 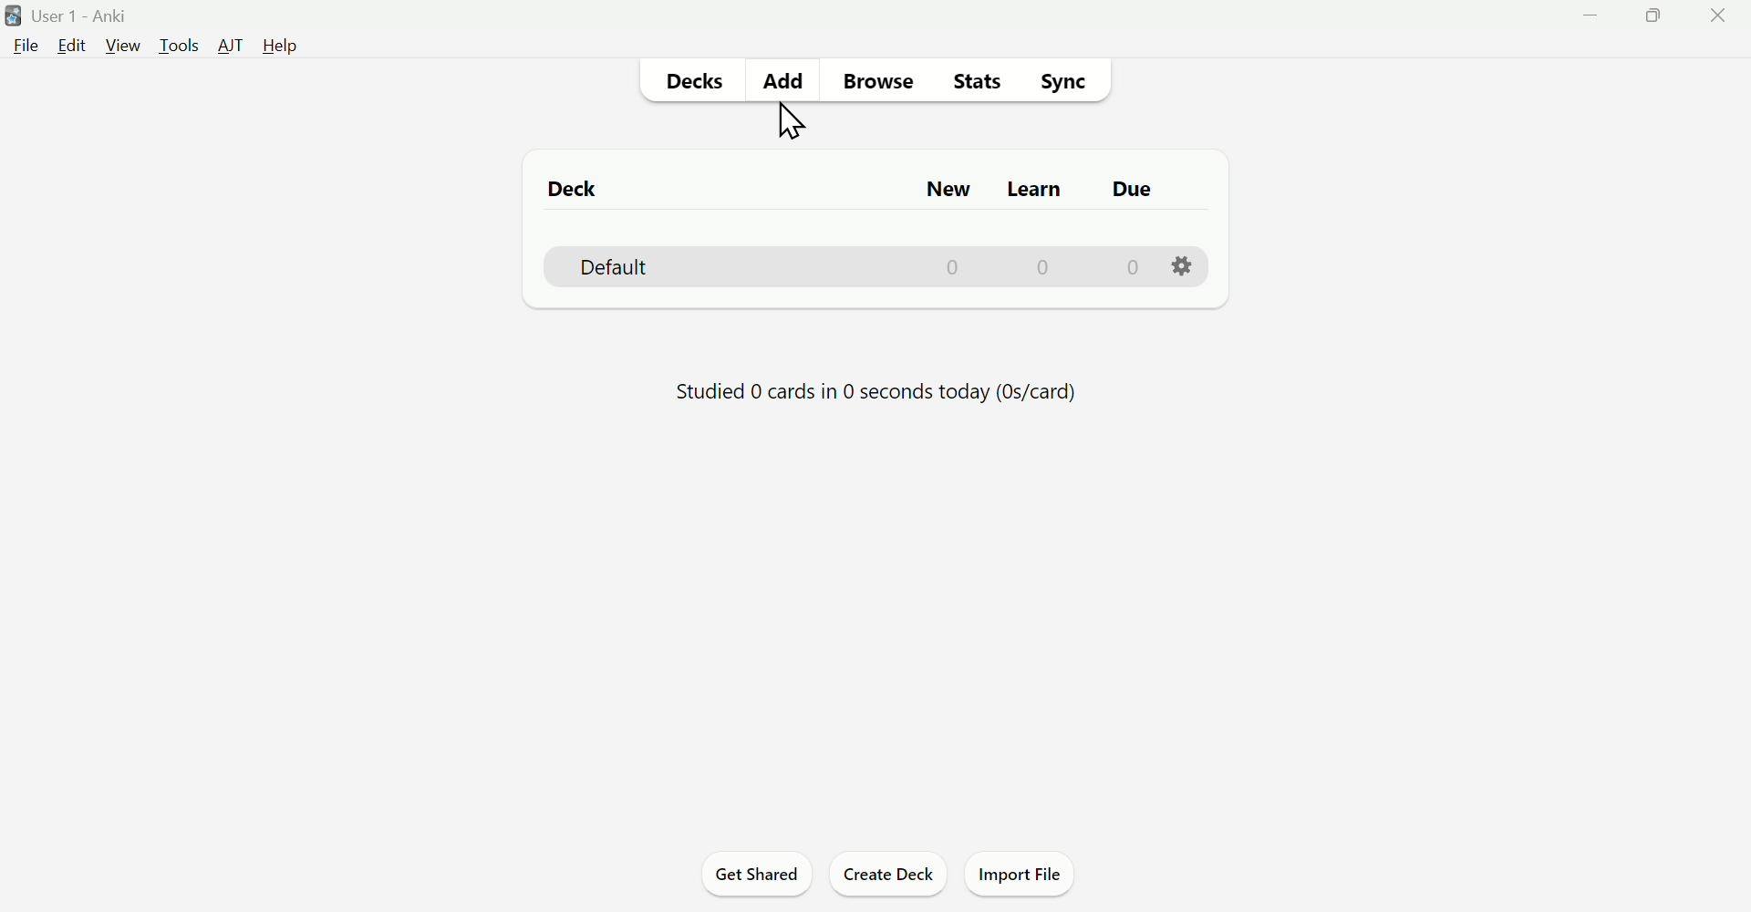 I want to click on Get Shared, so click(x=762, y=874).